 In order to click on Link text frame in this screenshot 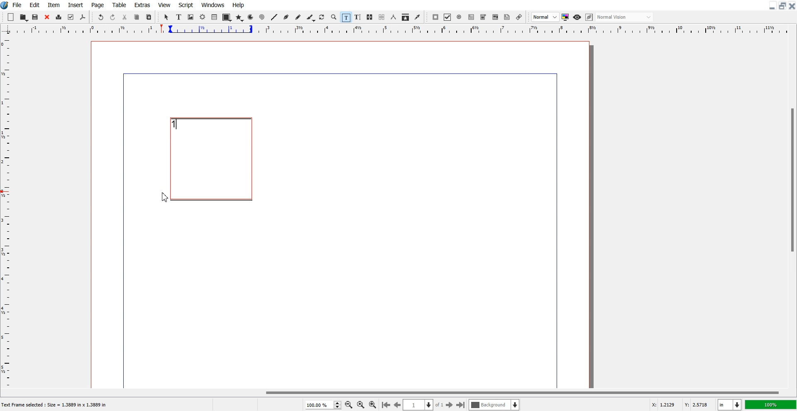, I will do `click(370, 17)`.